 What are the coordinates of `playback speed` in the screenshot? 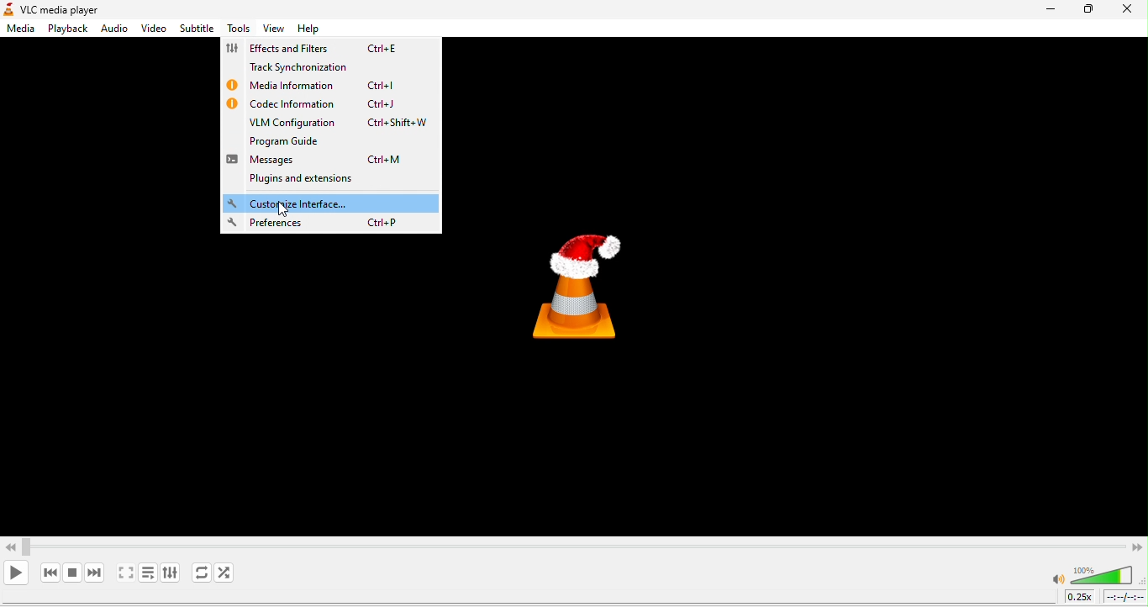 It's located at (1080, 598).